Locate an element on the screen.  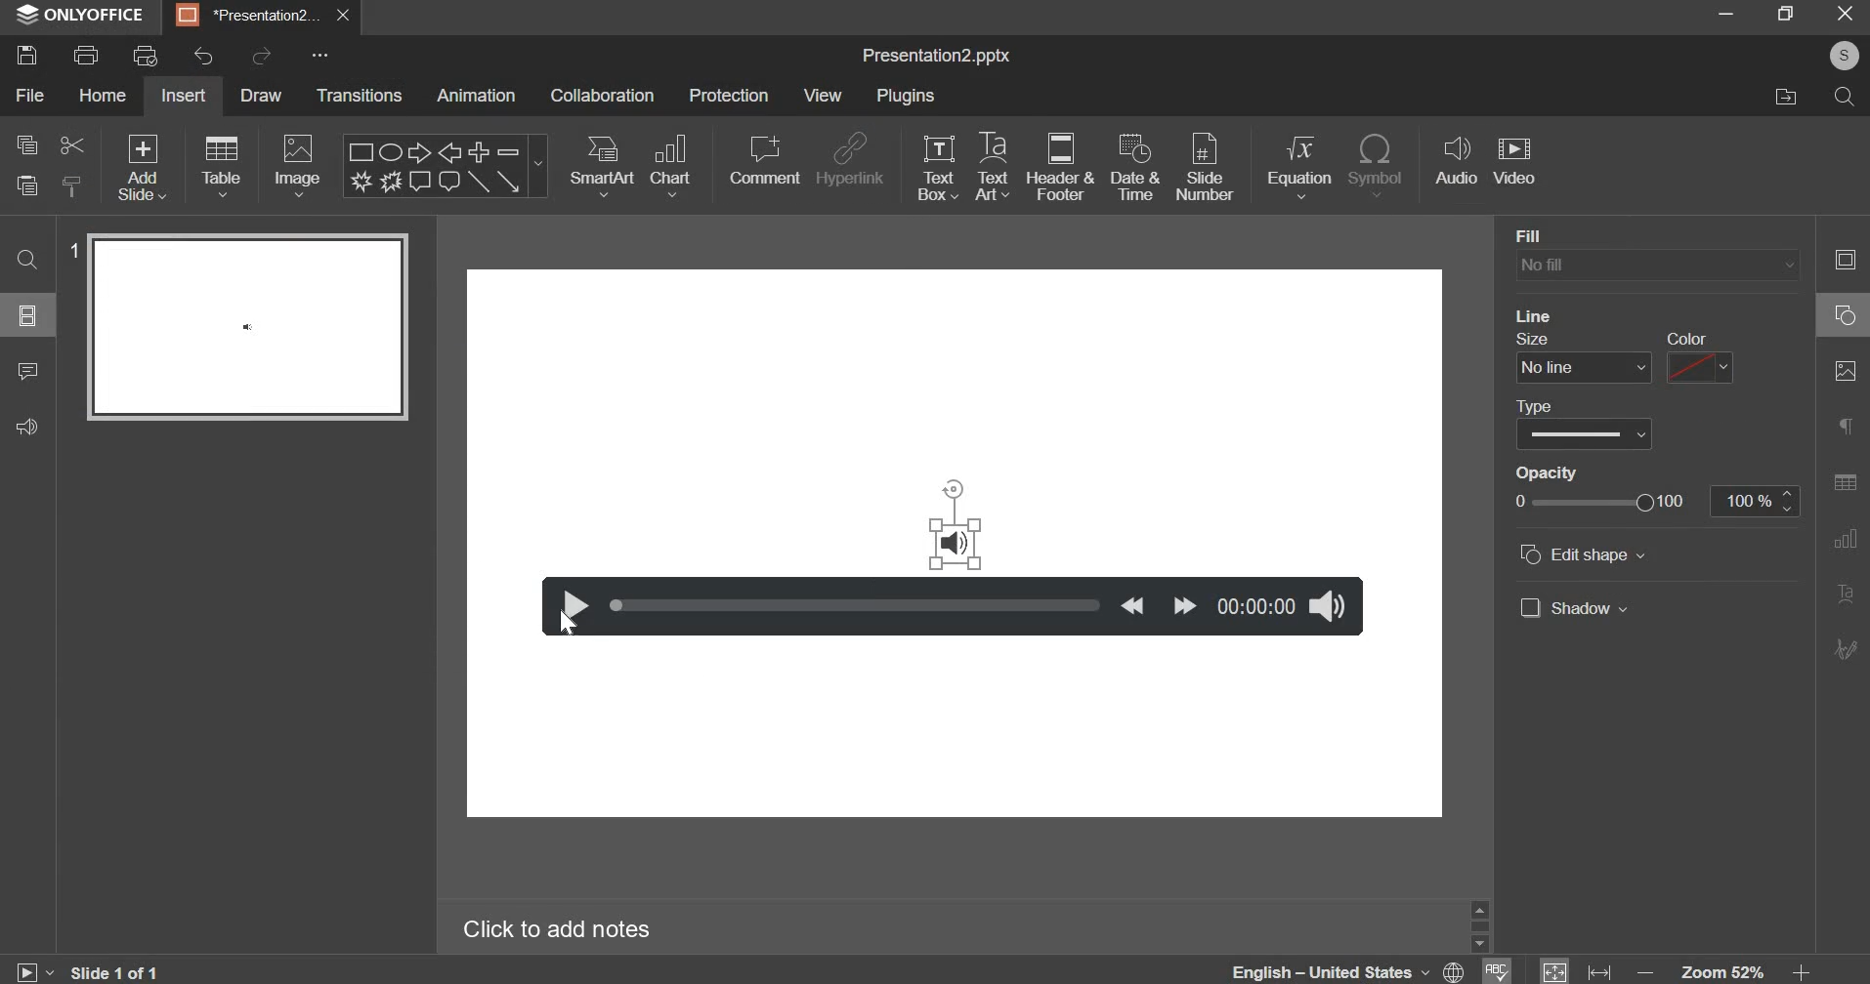
redo is located at coordinates (263, 56).